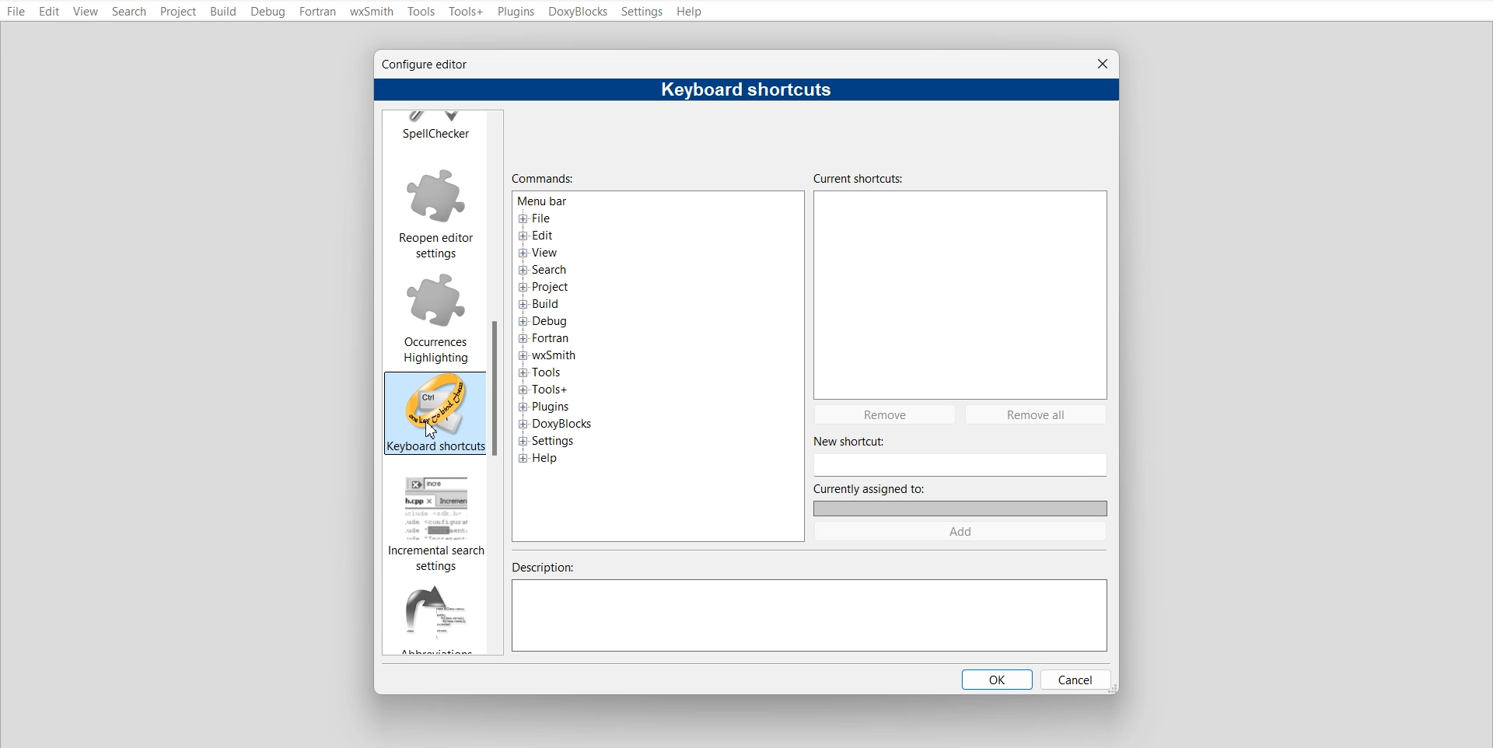 The width and height of the screenshot is (1493, 748). I want to click on Cancel, so click(1075, 679).